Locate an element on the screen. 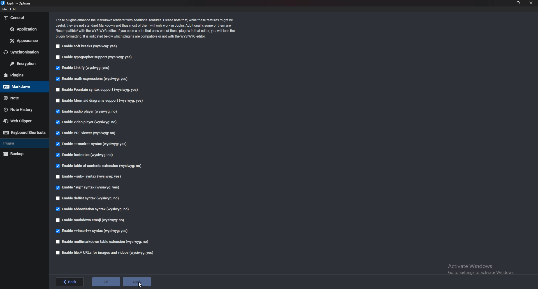  edit is located at coordinates (14, 10).